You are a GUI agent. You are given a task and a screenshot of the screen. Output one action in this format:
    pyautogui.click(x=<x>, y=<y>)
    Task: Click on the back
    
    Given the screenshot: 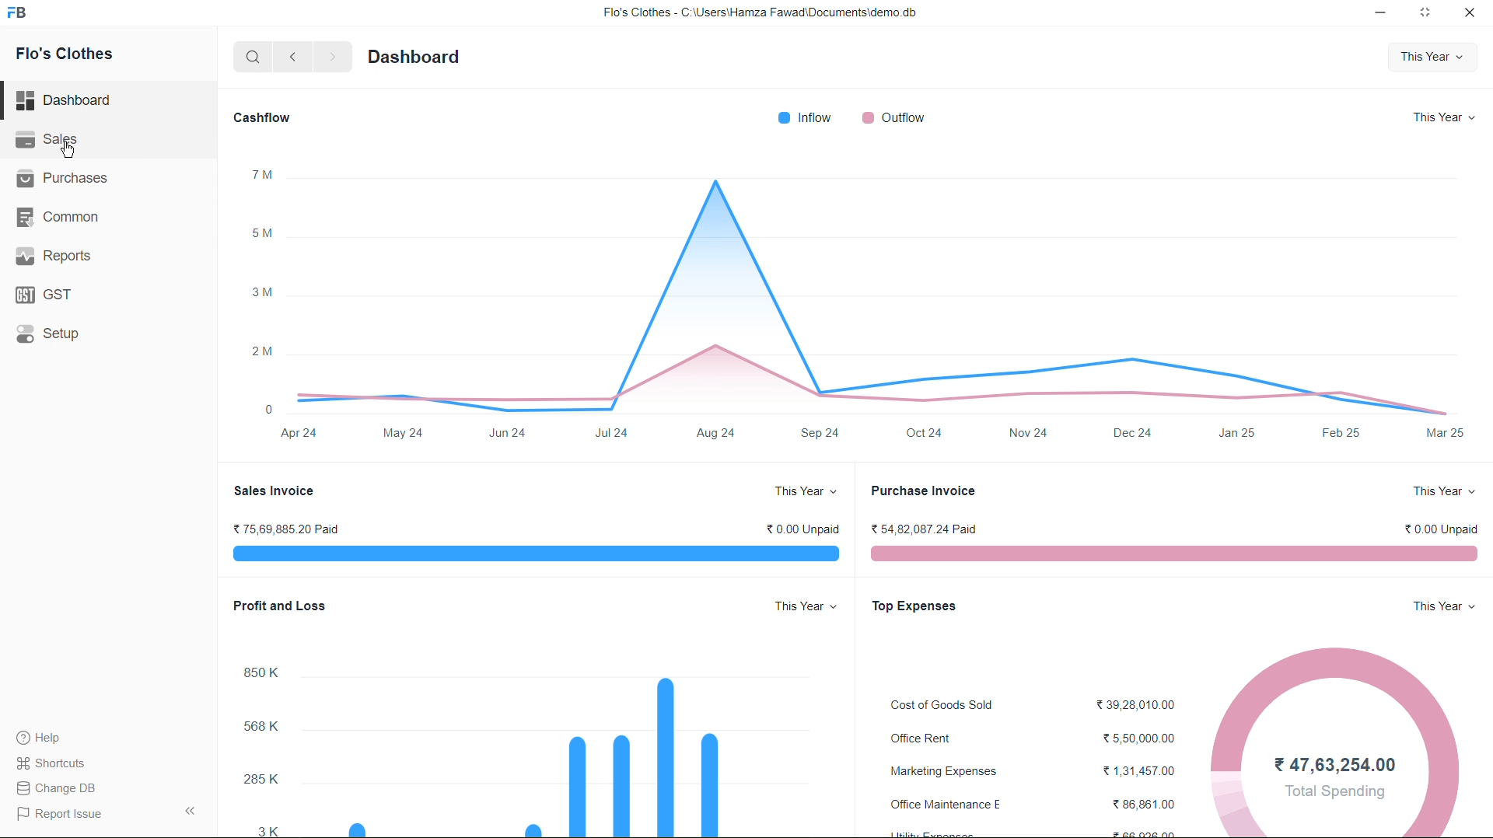 What is the action you would take?
    pyautogui.click(x=297, y=58)
    